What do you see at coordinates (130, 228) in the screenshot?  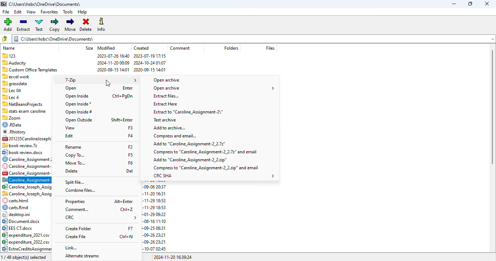 I see `shortcut for create folder` at bounding box center [130, 228].